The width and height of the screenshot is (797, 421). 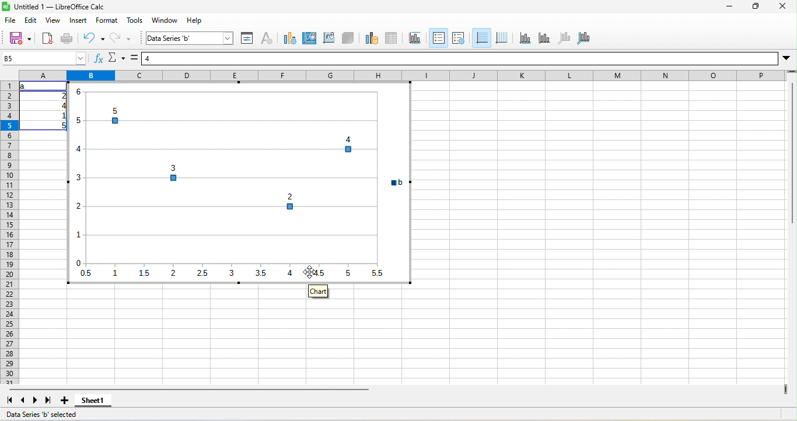 What do you see at coordinates (135, 20) in the screenshot?
I see `tools` at bounding box center [135, 20].